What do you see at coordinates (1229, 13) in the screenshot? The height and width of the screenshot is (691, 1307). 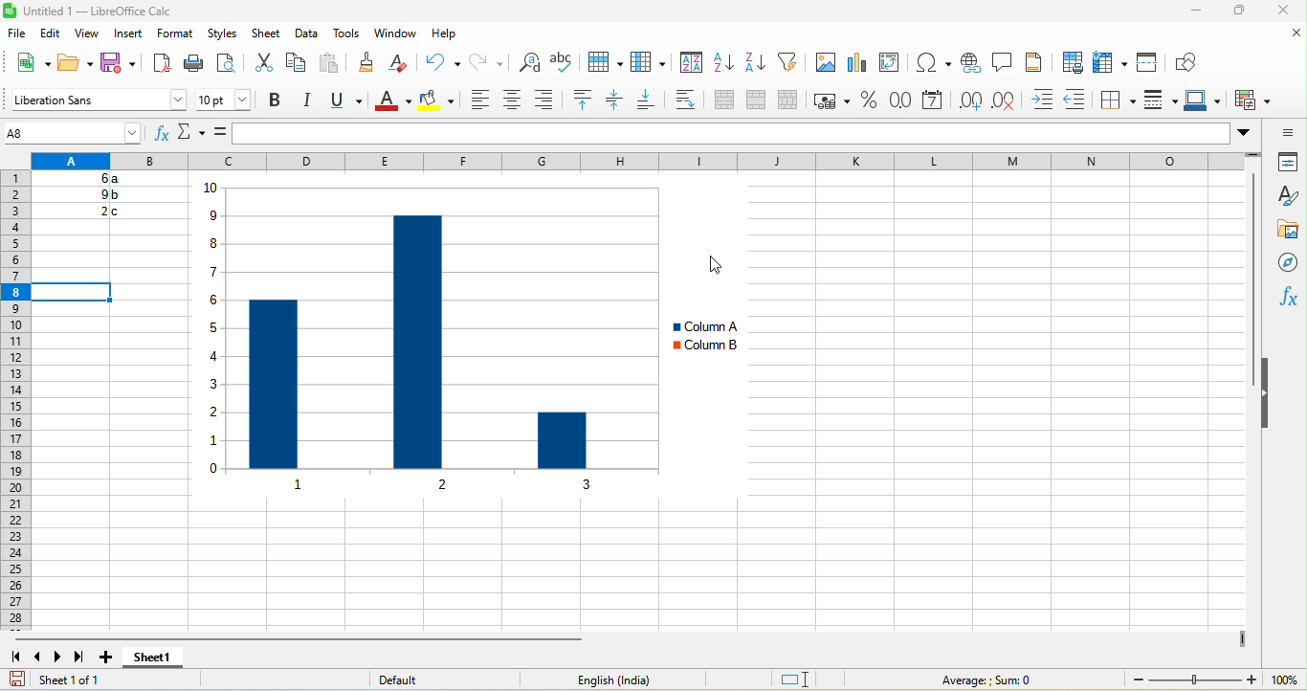 I see `maximize` at bounding box center [1229, 13].